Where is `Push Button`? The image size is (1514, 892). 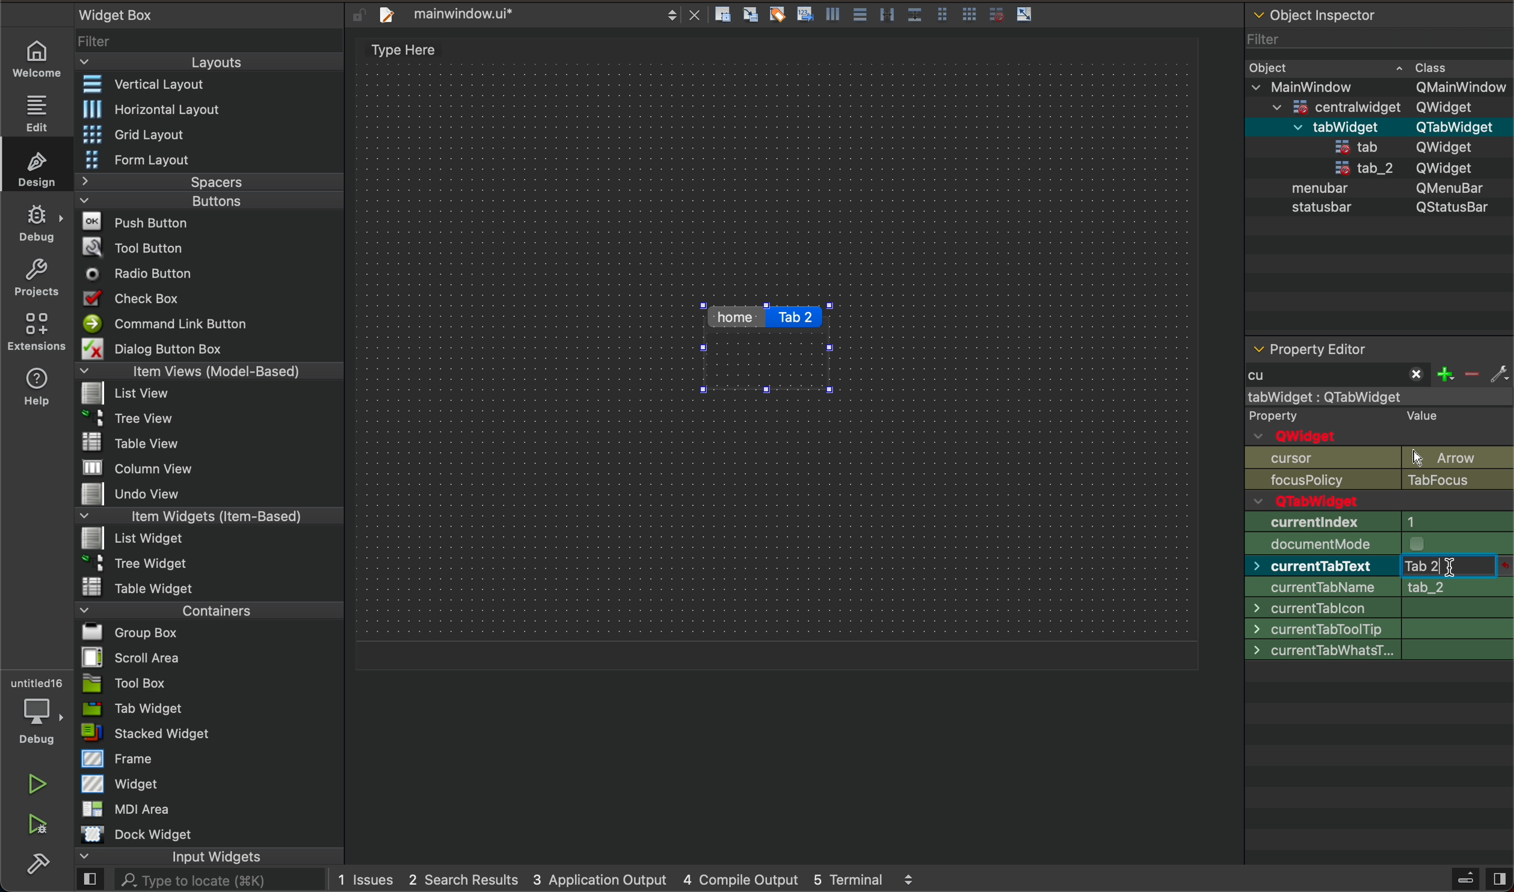
Push Button is located at coordinates (126, 222).